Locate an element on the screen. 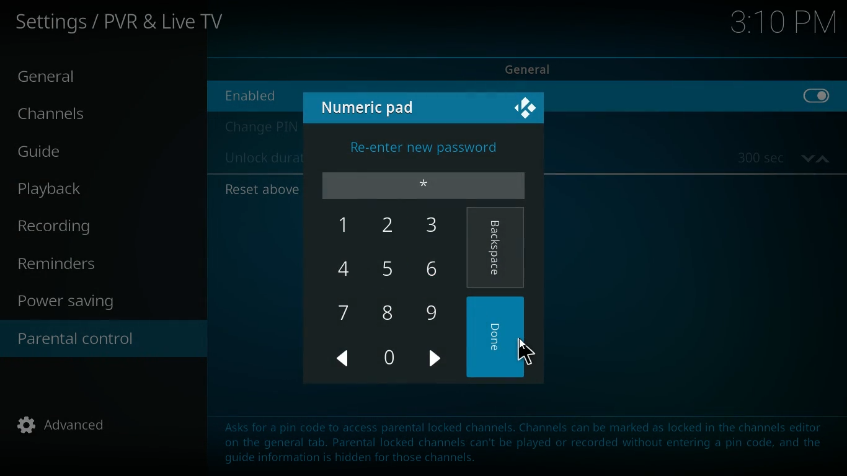  backspace is located at coordinates (497, 249).